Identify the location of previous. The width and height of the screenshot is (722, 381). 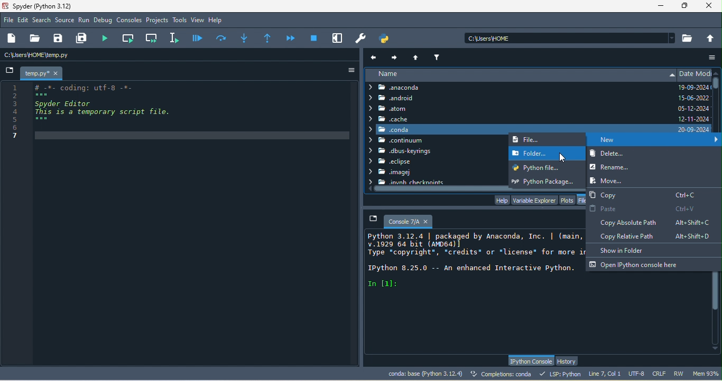
(375, 57).